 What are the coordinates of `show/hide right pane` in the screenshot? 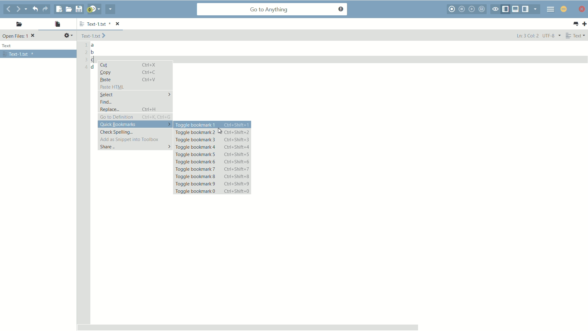 It's located at (526, 9).